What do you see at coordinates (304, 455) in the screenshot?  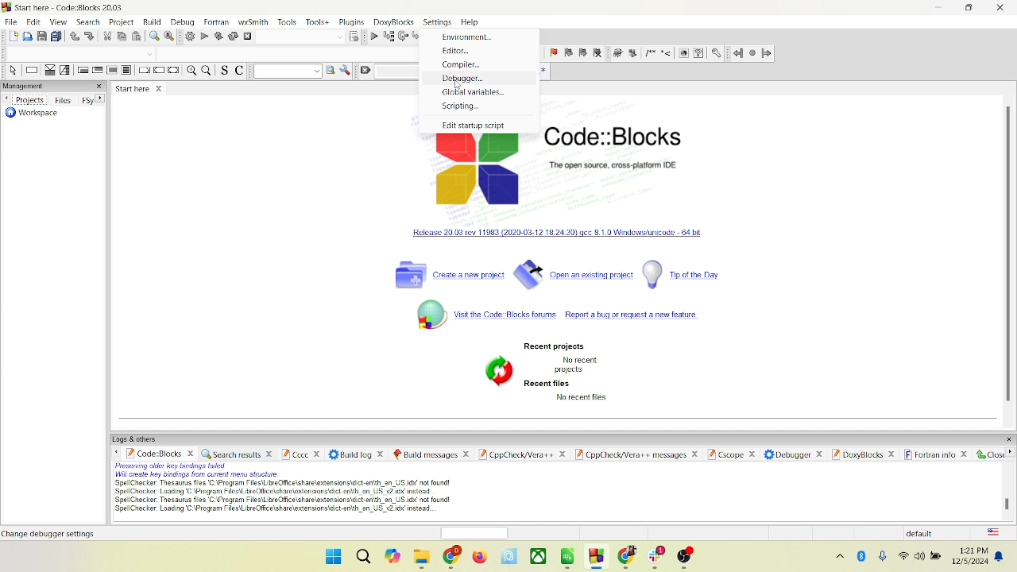 I see `Cccc` at bounding box center [304, 455].